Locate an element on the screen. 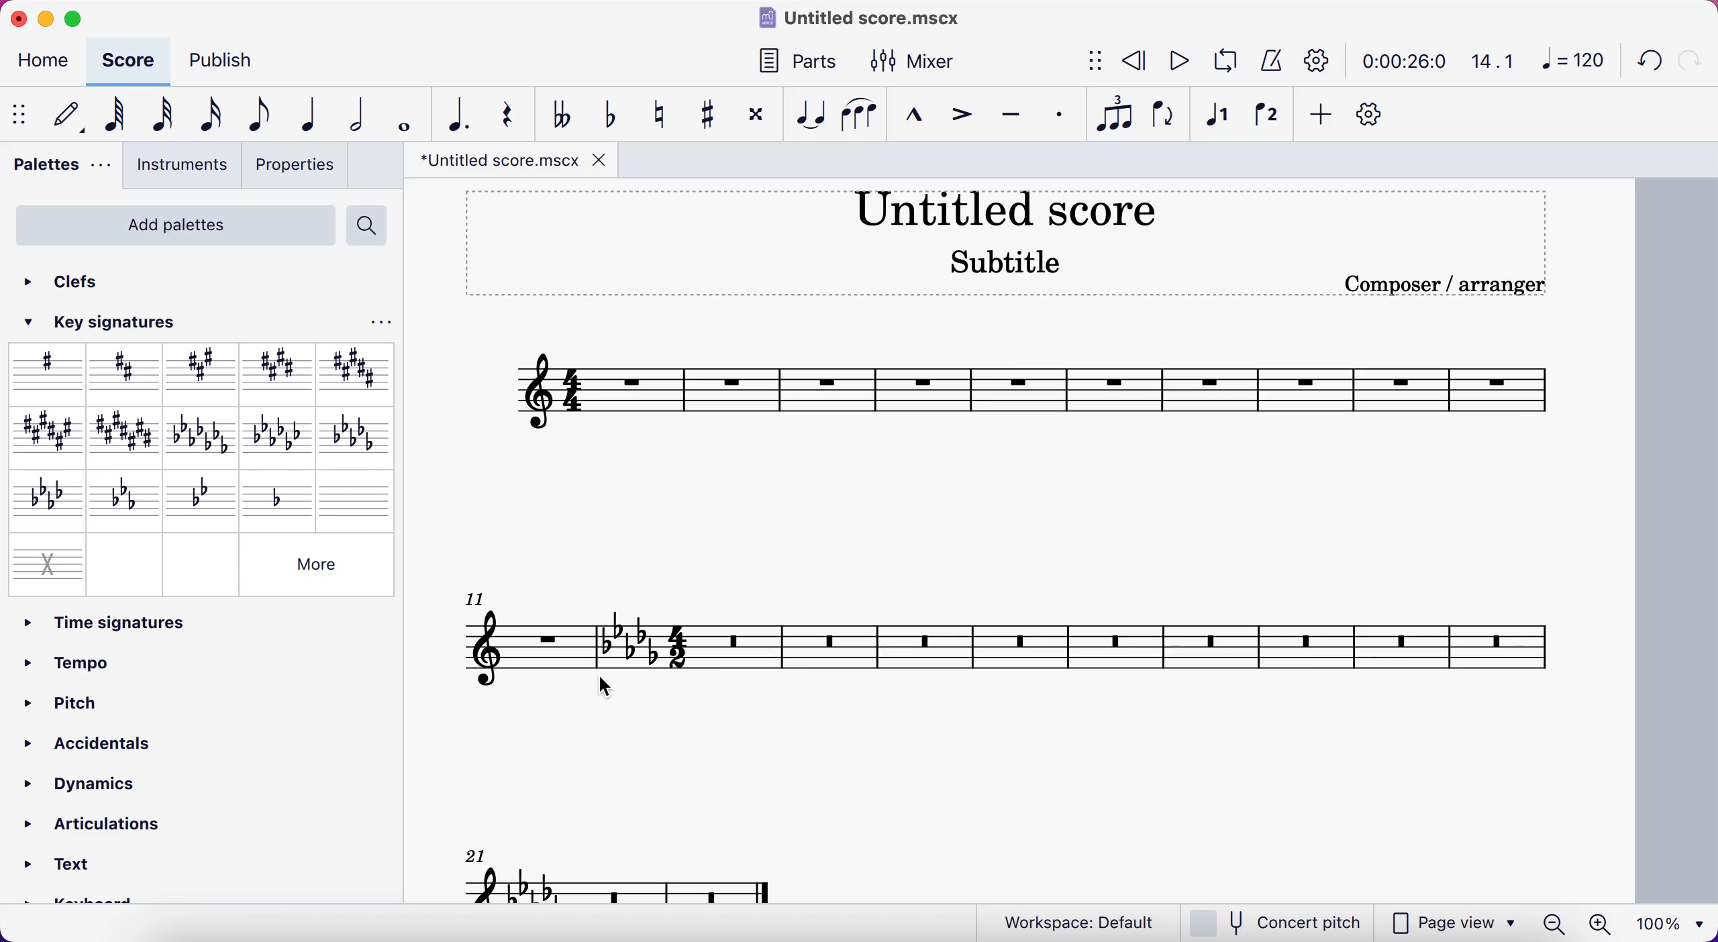 The image size is (1718, 942). sharp is located at coordinates (46, 372).